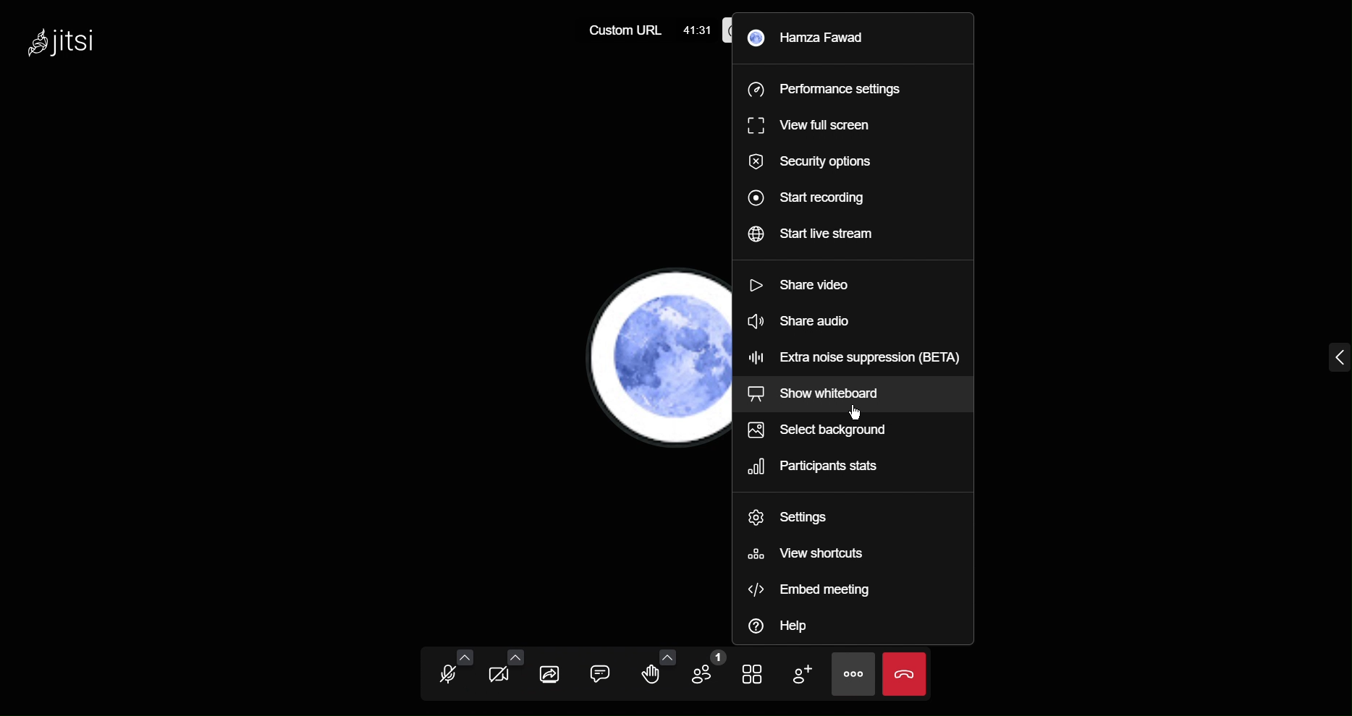 The width and height of the screenshot is (1352, 716). What do you see at coordinates (70, 48) in the screenshot?
I see `Jitsi` at bounding box center [70, 48].